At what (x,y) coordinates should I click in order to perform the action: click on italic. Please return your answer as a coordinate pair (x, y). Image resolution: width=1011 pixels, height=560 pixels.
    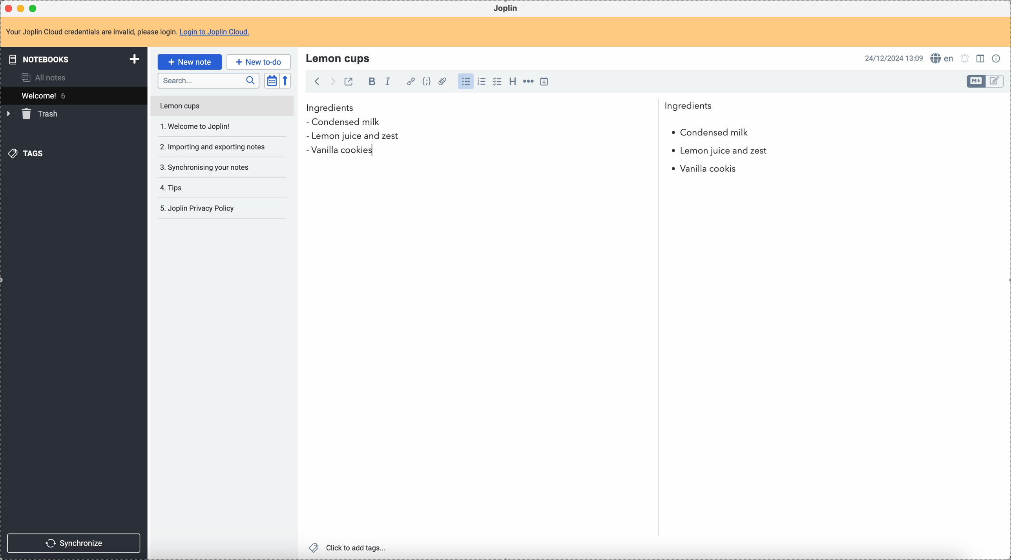
    Looking at the image, I should click on (387, 81).